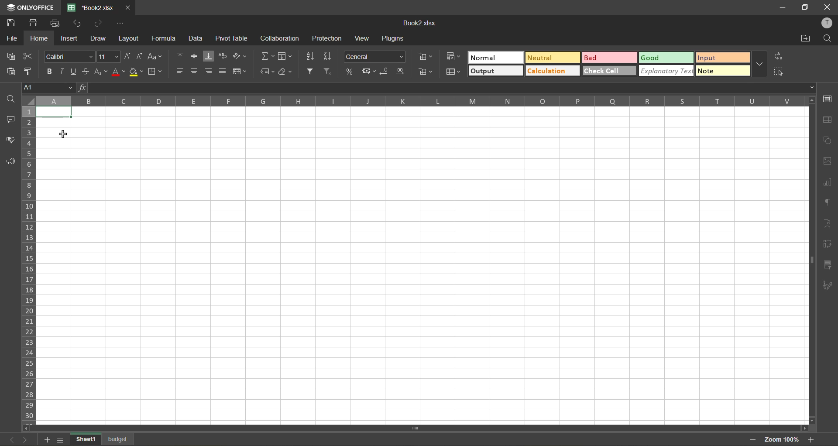 Image resolution: width=838 pixels, height=446 pixels. Describe the element at coordinates (782, 439) in the screenshot. I see `zoom factor` at that location.